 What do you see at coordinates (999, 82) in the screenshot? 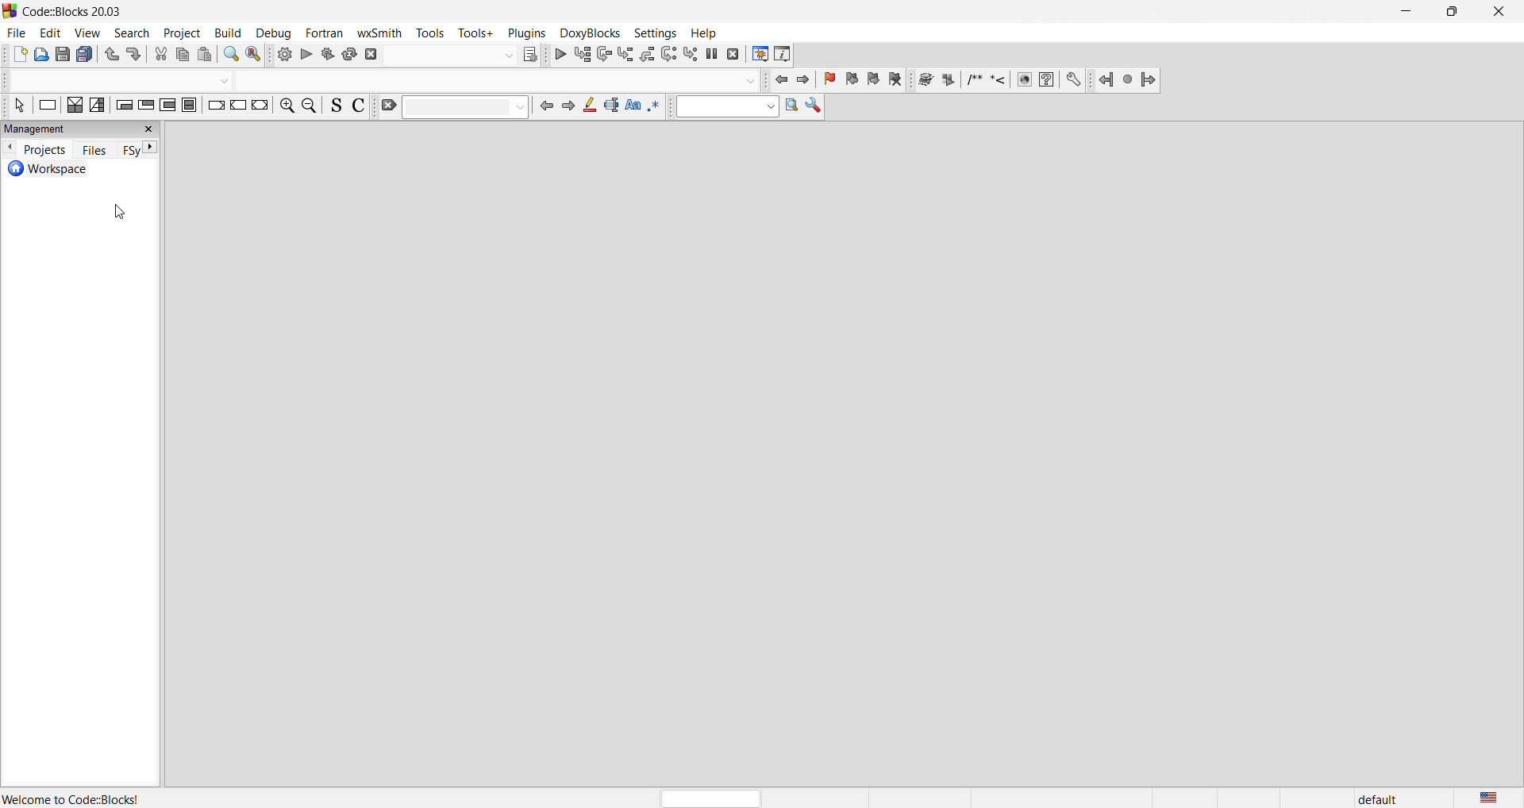
I see `Insert line` at bounding box center [999, 82].